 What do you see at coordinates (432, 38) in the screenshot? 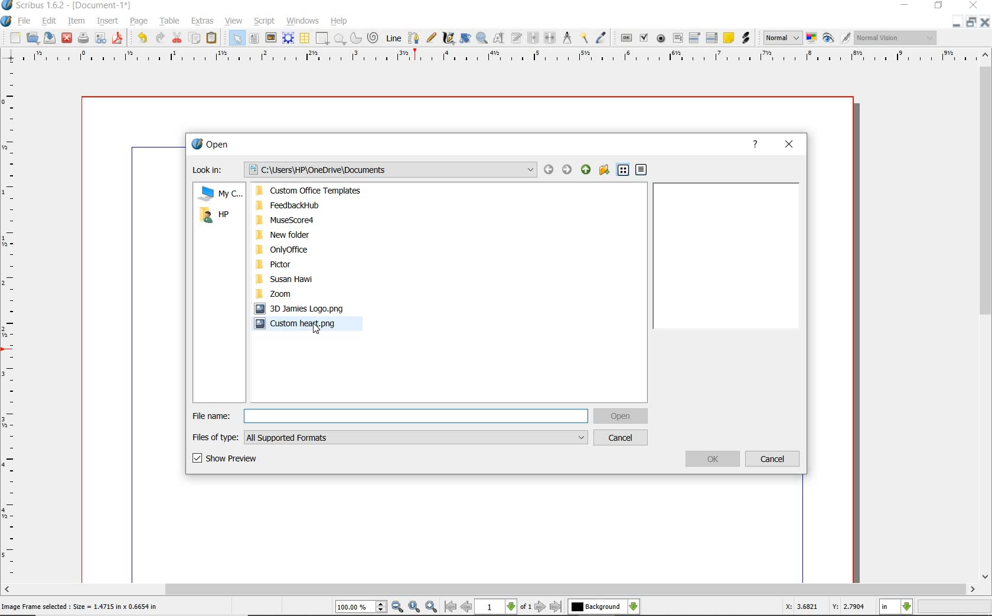
I see `freehand line` at bounding box center [432, 38].